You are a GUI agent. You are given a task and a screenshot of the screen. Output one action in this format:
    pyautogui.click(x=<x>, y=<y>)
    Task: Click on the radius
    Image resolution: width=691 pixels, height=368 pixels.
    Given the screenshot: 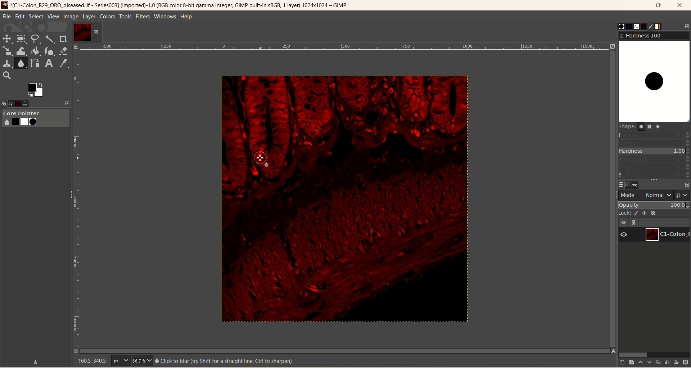 What is the action you would take?
    pyautogui.click(x=655, y=135)
    